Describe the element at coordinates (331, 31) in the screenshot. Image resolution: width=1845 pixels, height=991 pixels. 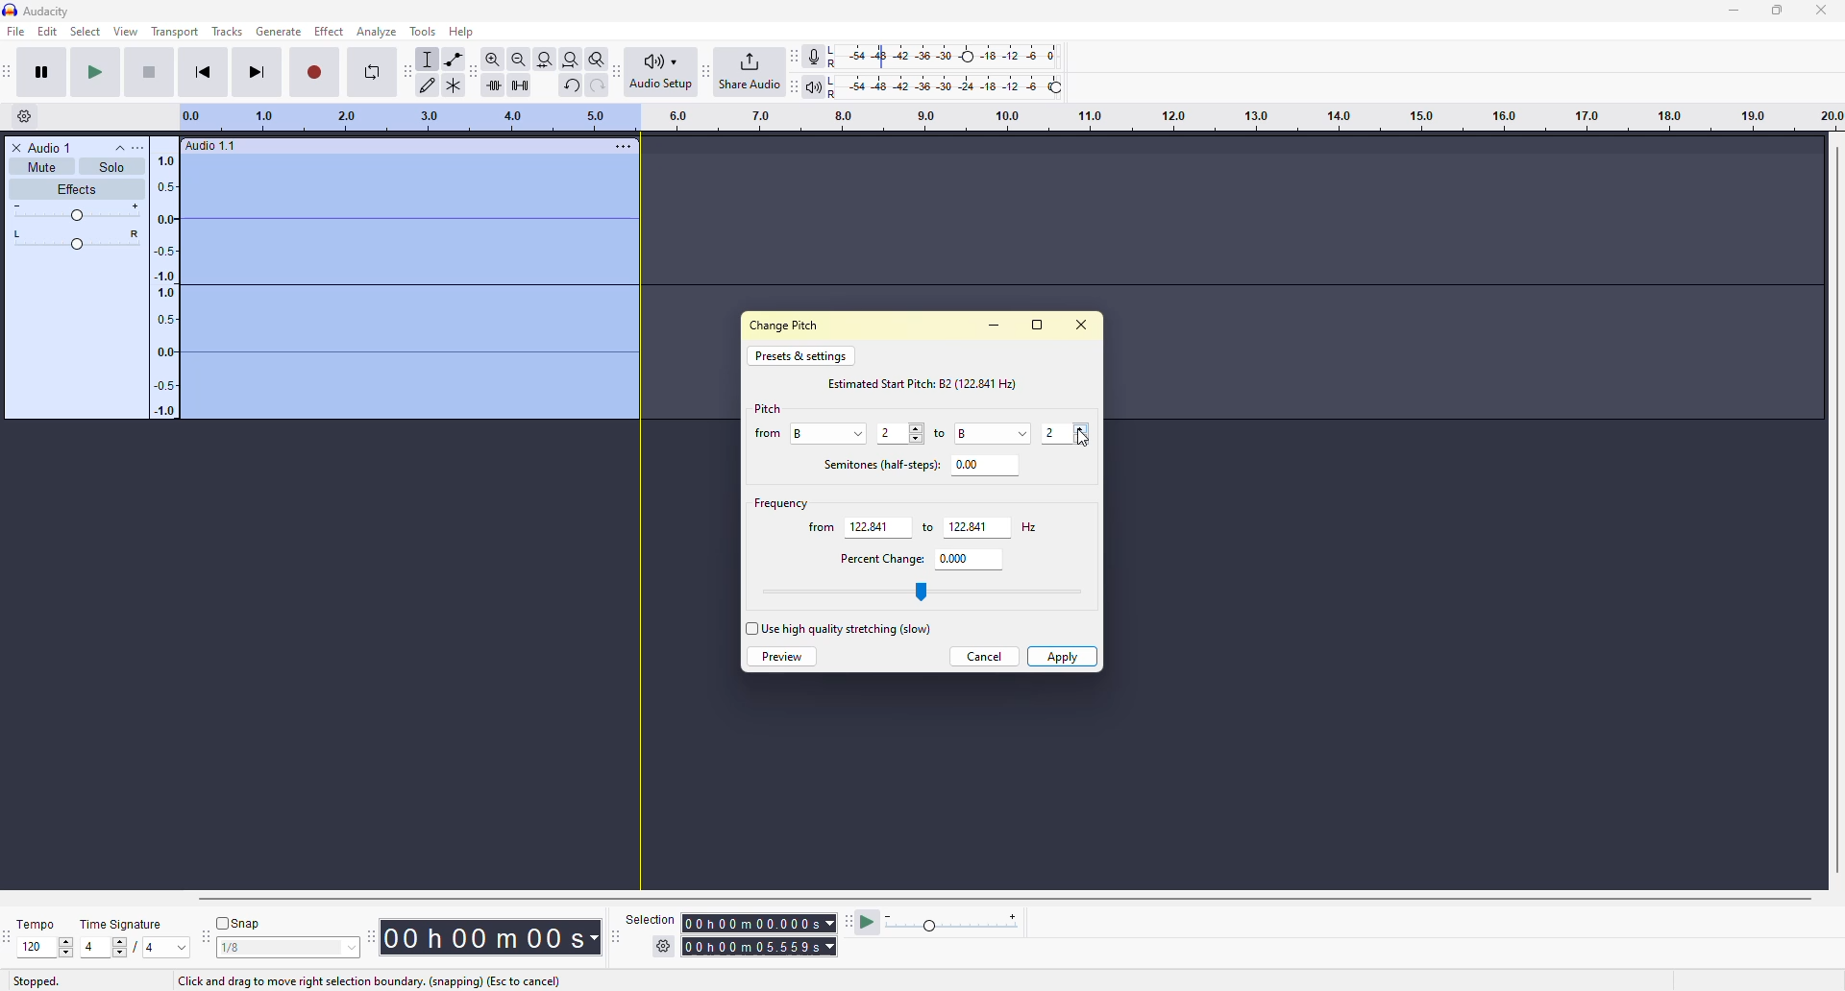
I see `effect` at that location.